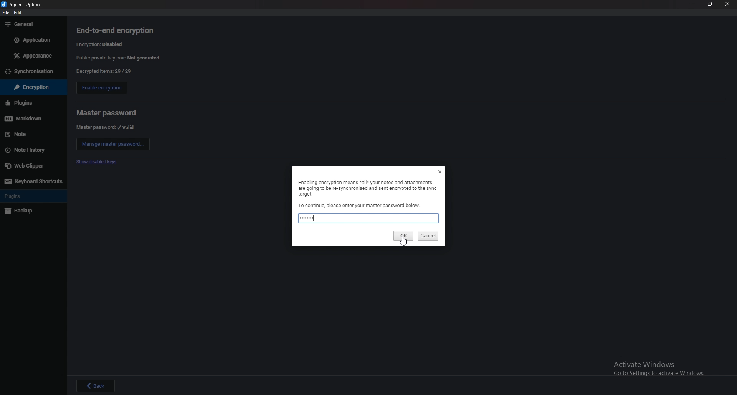 This screenshot has height=395, width=737. I want to click on , so click(663, 369).